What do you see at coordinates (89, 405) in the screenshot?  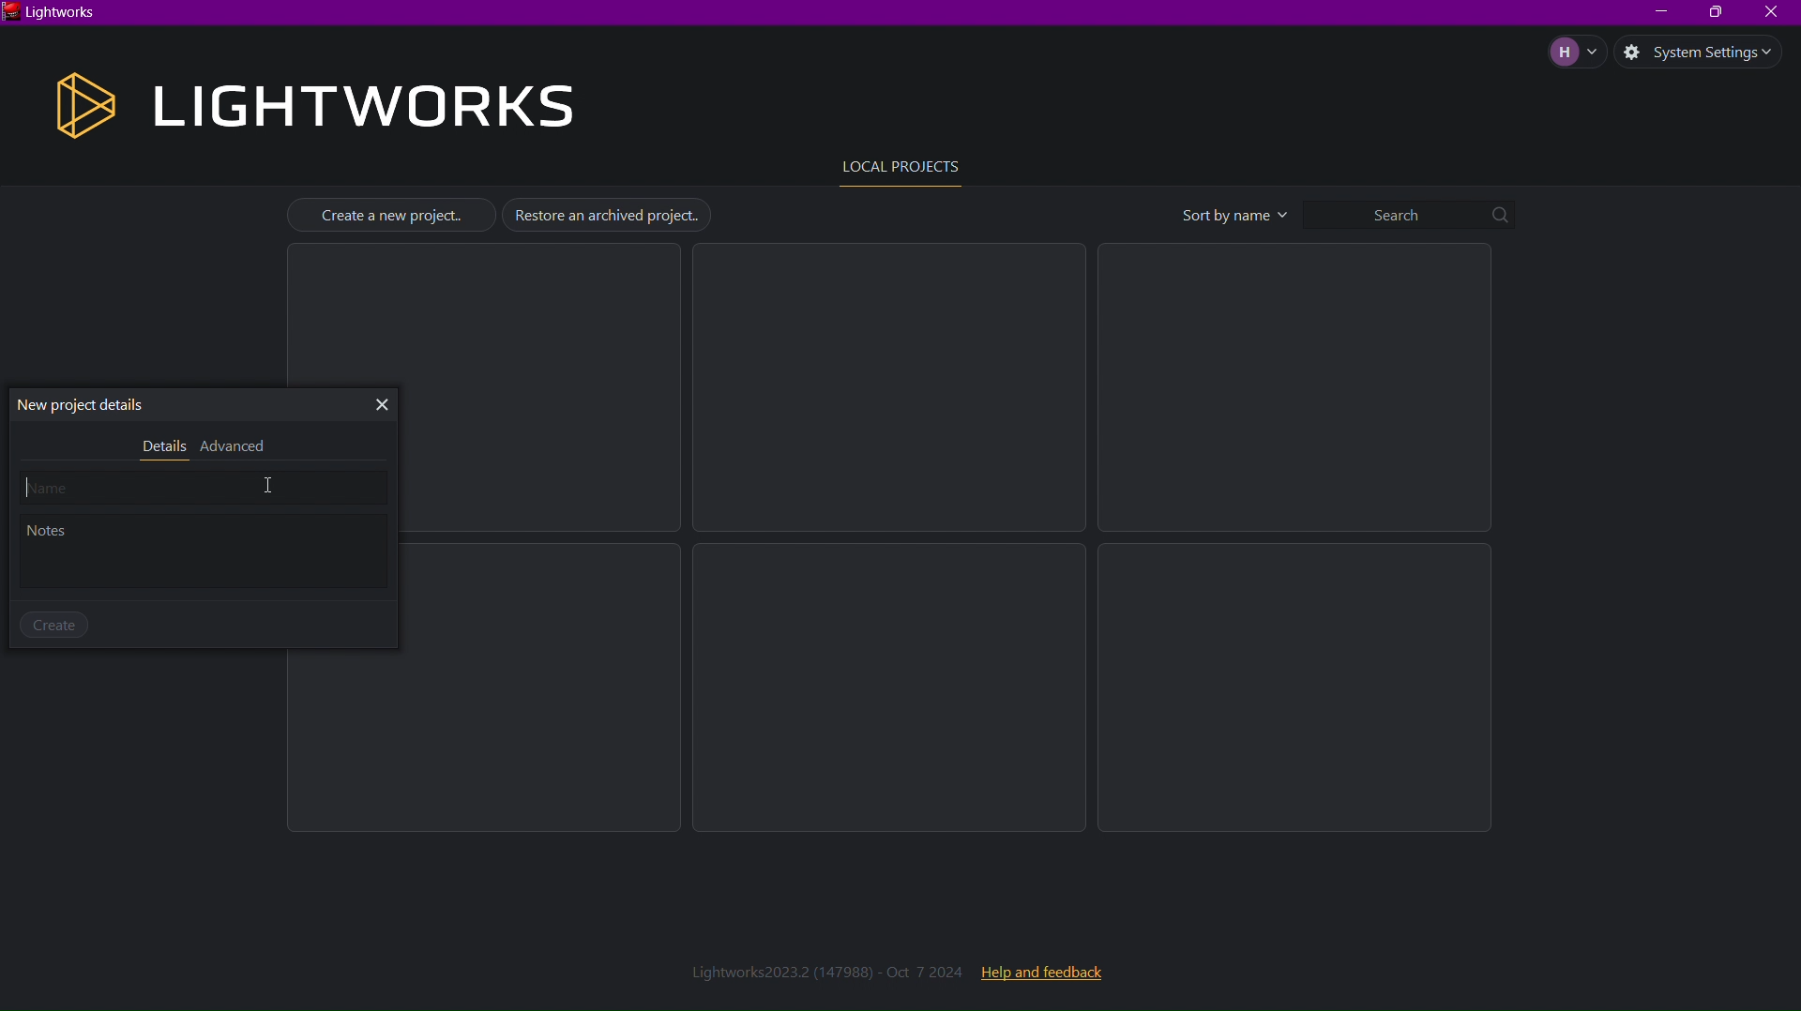 I see `New Project Details` at bounding box center [89, 405].